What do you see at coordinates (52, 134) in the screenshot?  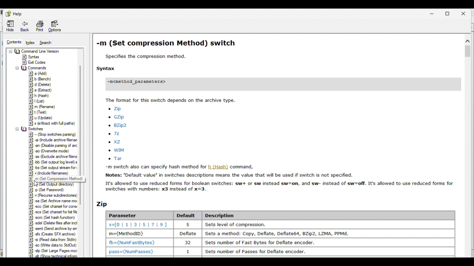 I see `stop parsing` at bounding box center [52, 134].